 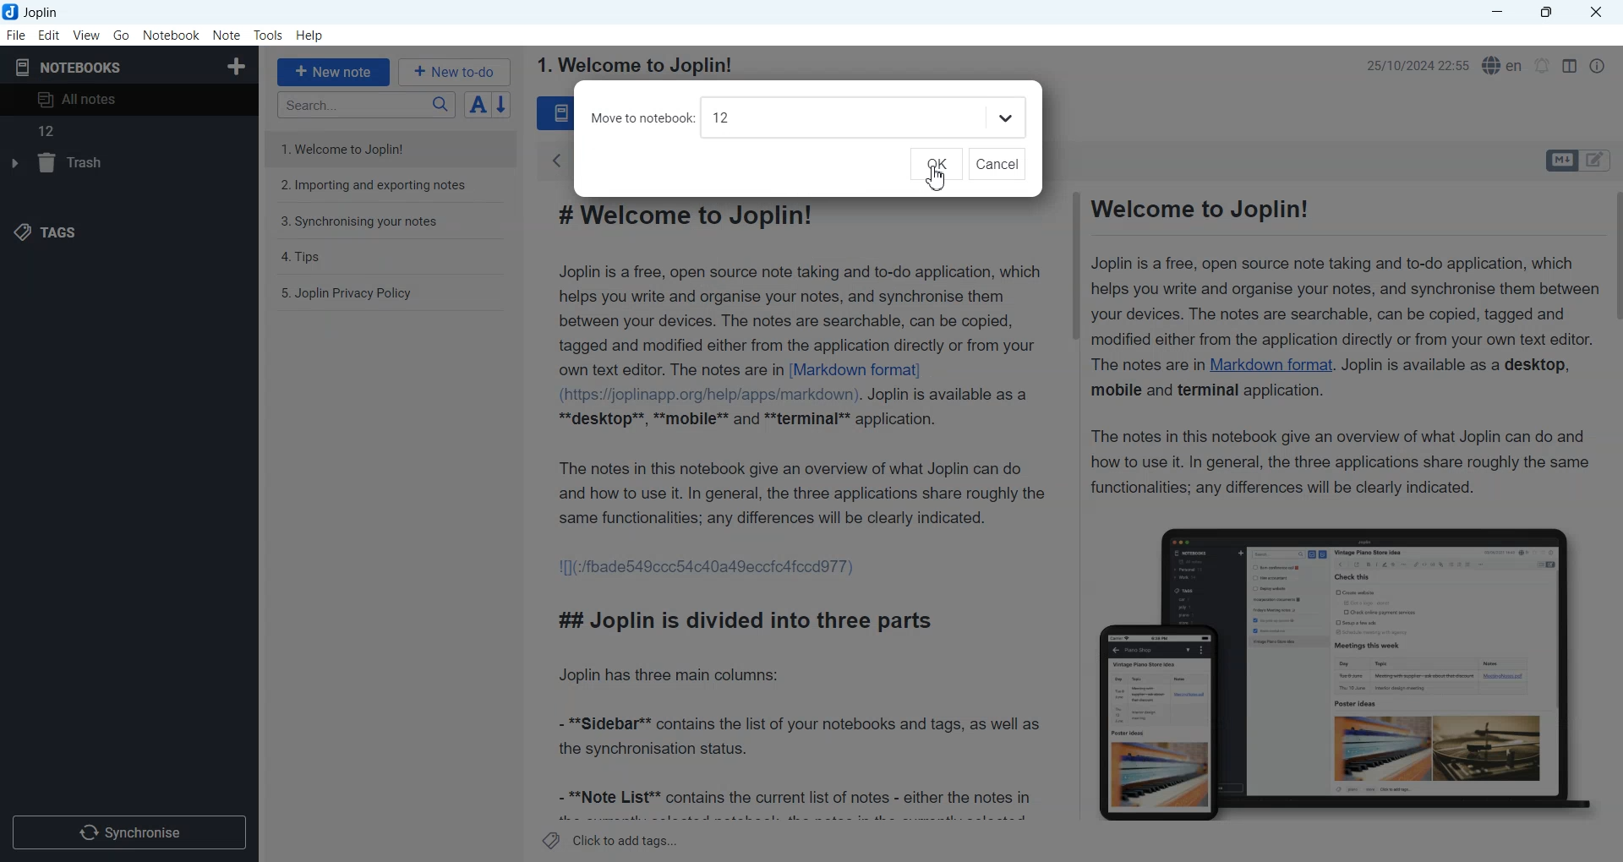 What do you see at coordinates (238, 64) in the screenshot?
I see `Create Notebook` at bounding box center [238, 64].